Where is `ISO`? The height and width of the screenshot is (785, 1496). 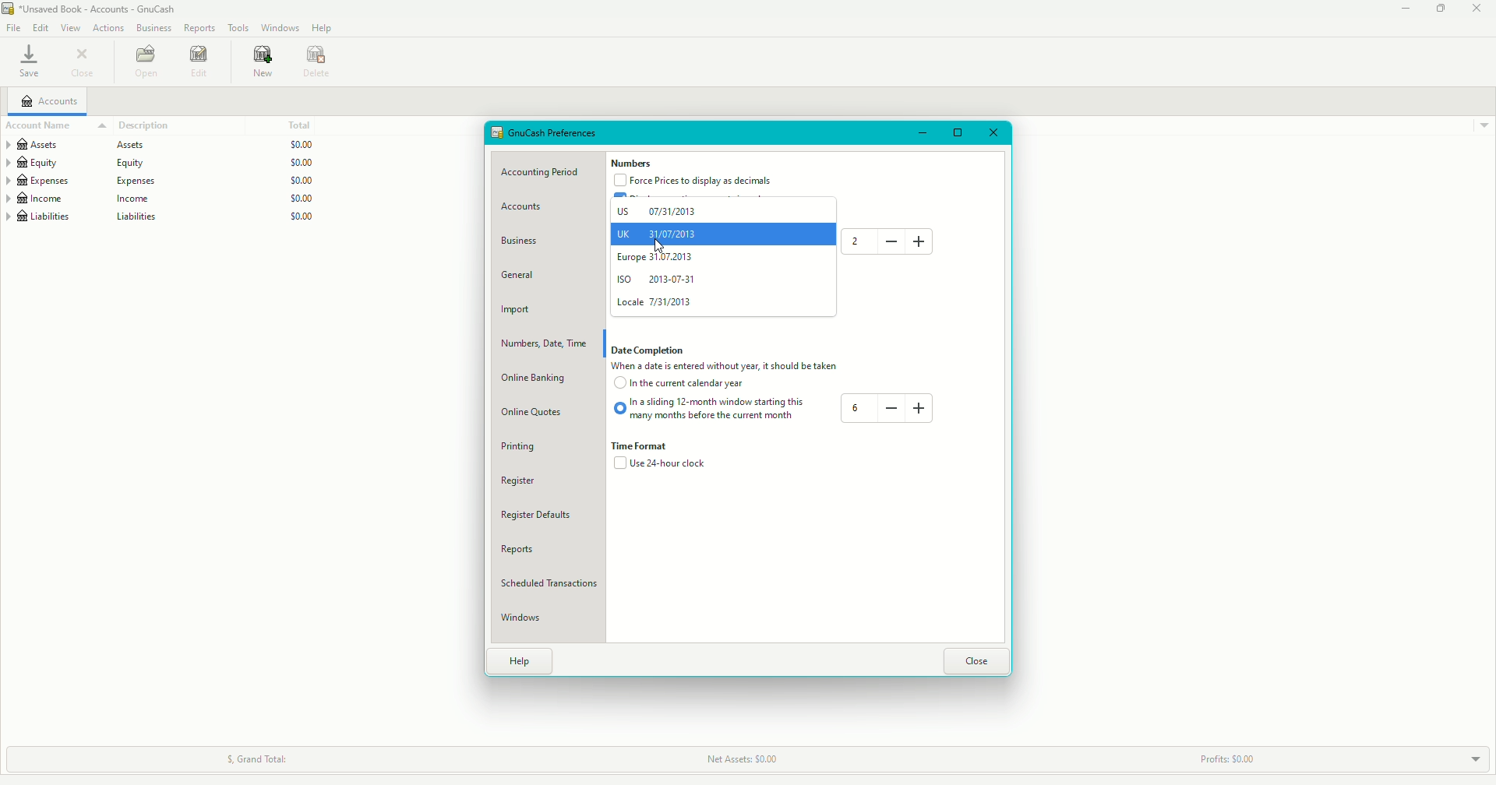 ISO is located at coordinates (660, 280).